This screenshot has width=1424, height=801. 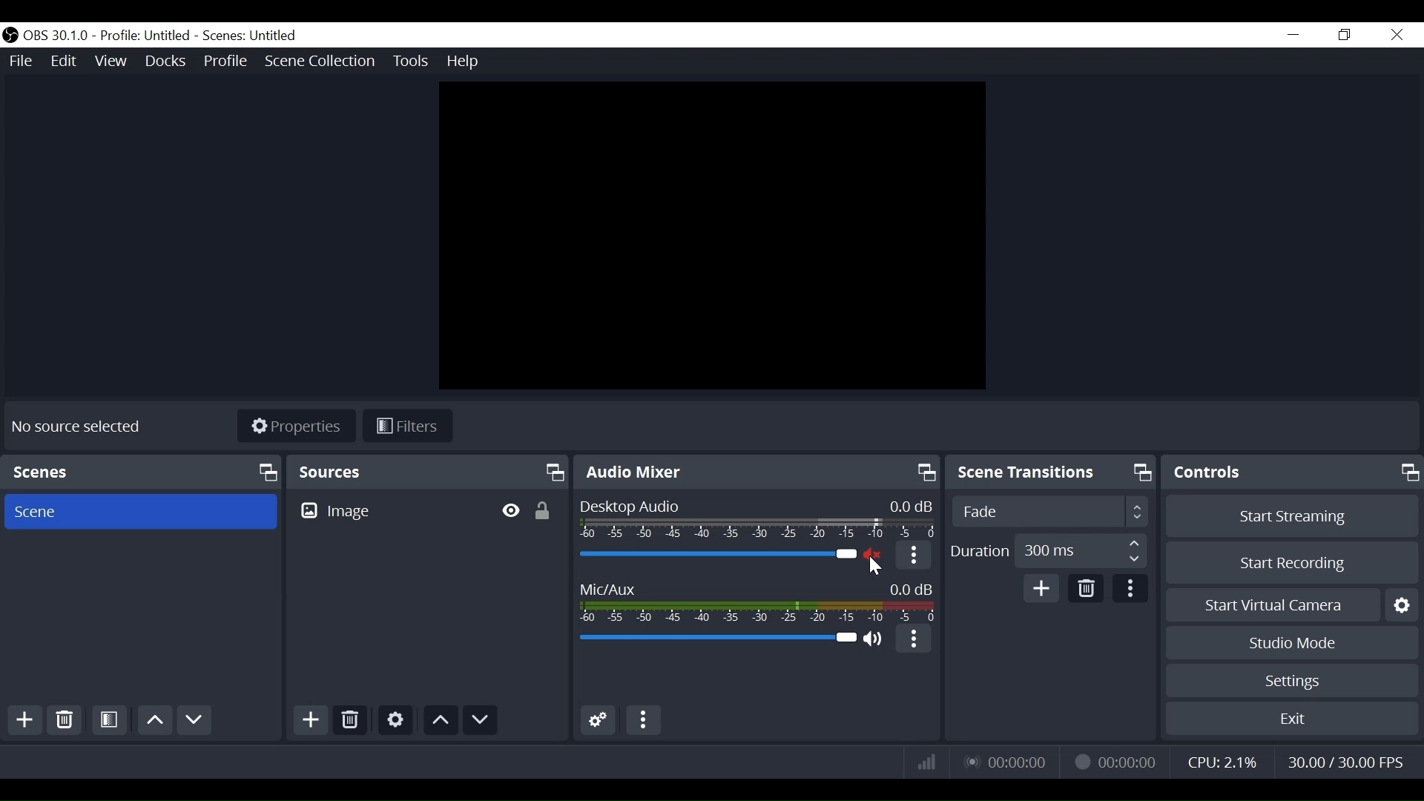 What do you see at coordinates (1049, 550) in the screenshot?
I see `Duration` at bounding box center [1049, 550].